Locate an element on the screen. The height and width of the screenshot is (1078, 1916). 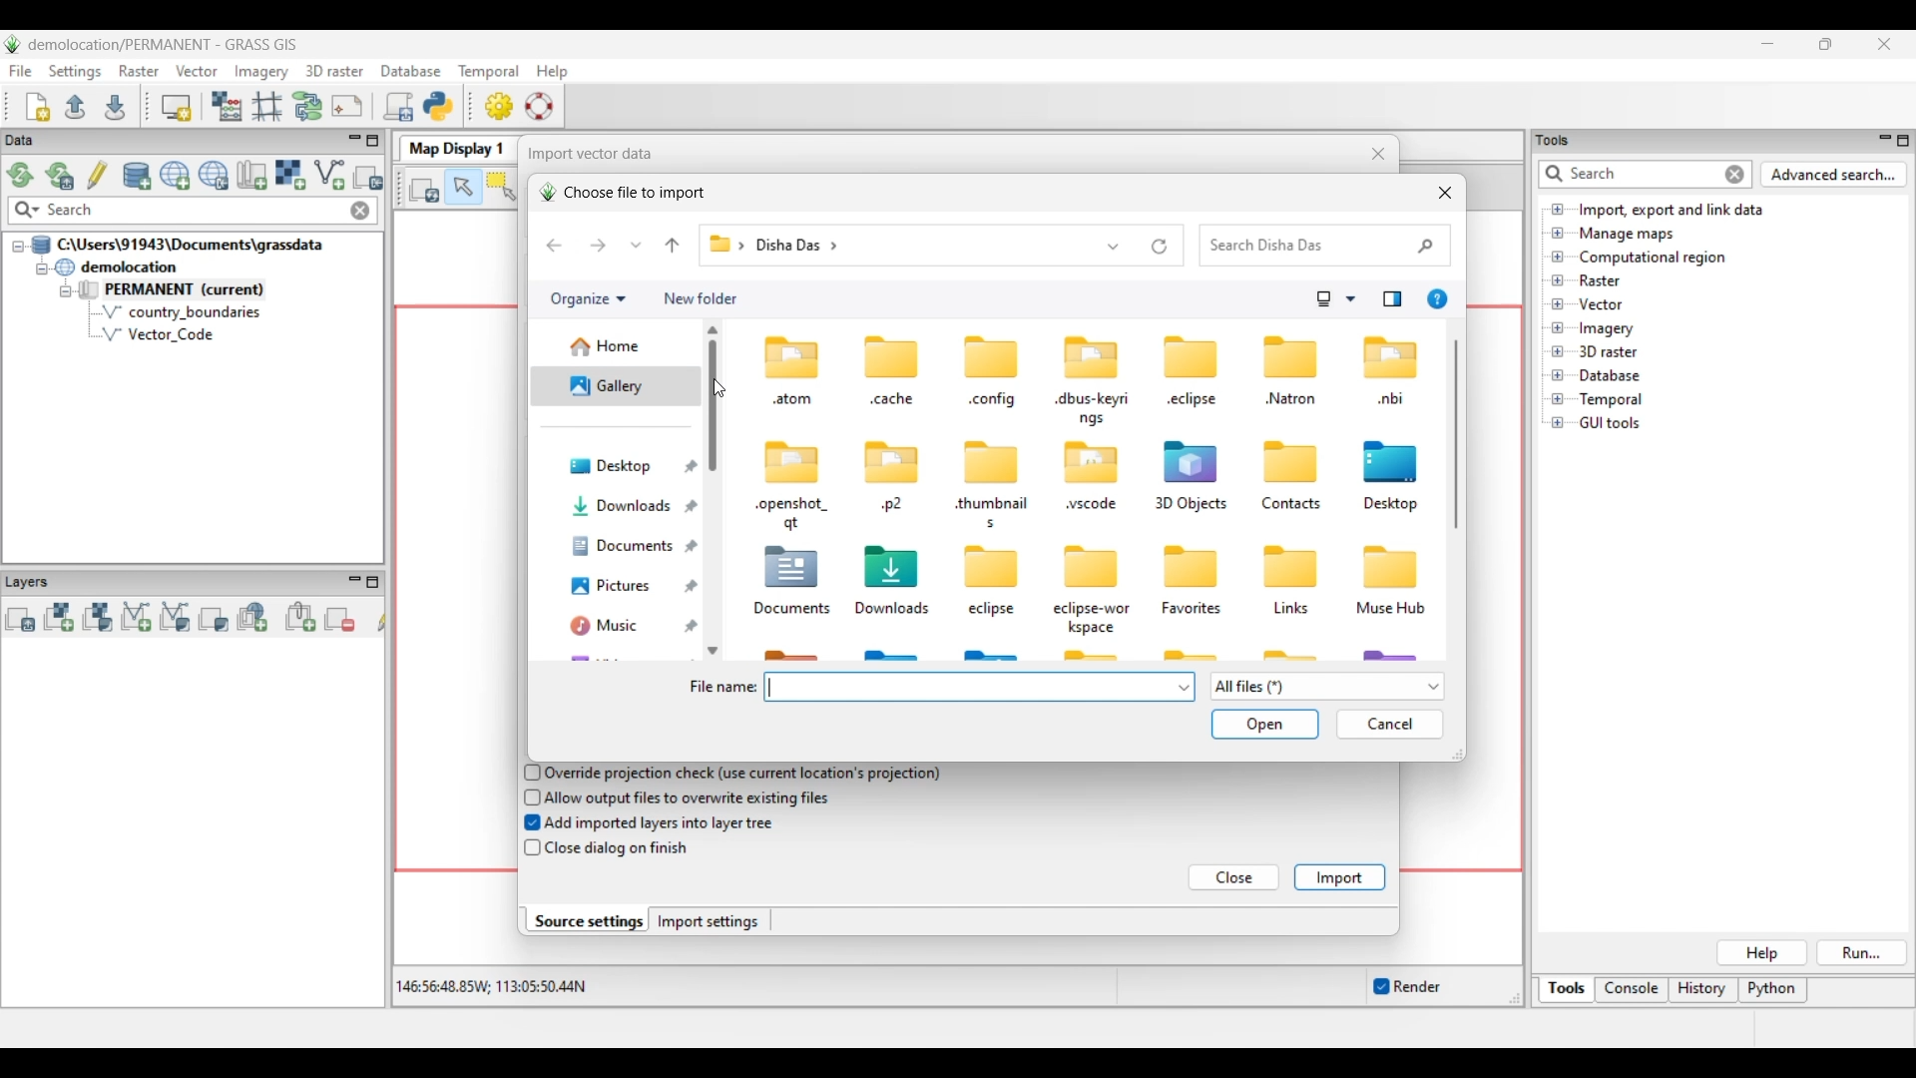
Desktop is located at coordinates (1394, 506).